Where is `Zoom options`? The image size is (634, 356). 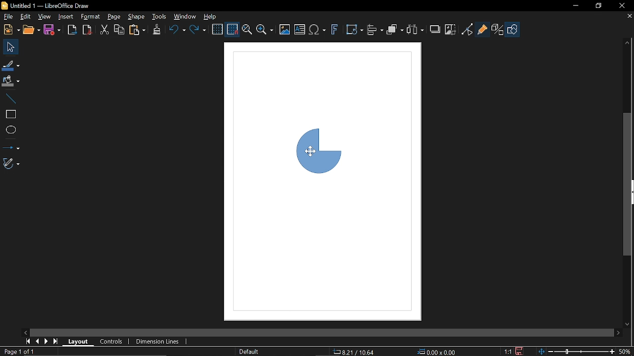
Zoom options is located at coordinates (264, 30).